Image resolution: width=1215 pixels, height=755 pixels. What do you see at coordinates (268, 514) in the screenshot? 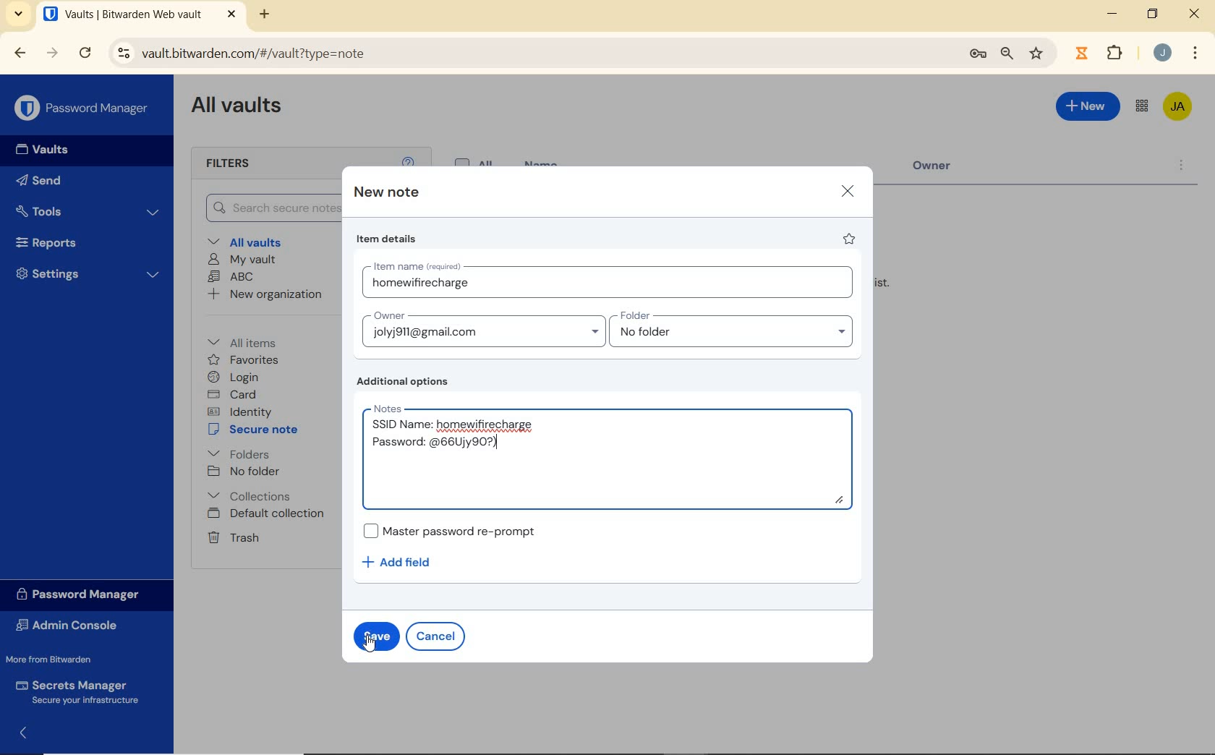
I see `Default collection` at bounding box center [268, 514].